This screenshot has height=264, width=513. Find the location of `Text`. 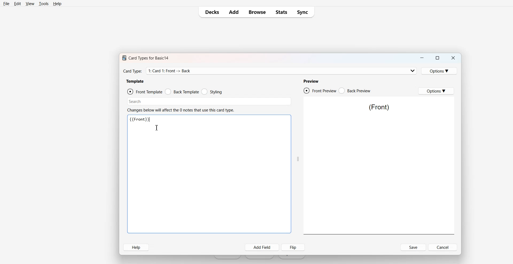

Text is located at coordinates (380, 107).